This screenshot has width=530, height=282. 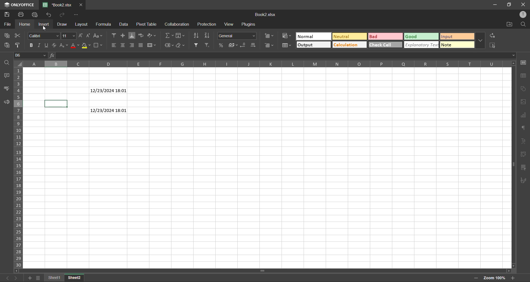 I want to click on open location, so click(x=508, y=25).